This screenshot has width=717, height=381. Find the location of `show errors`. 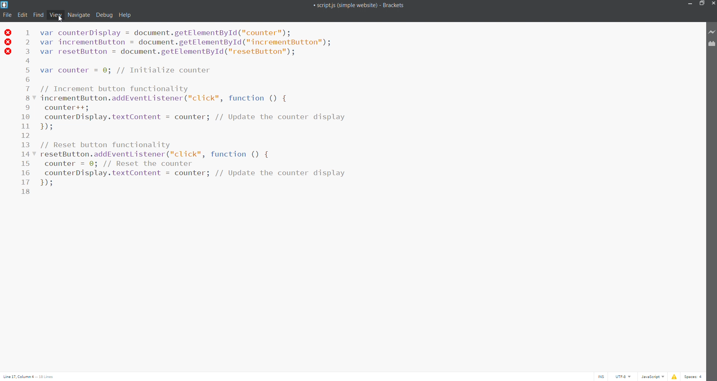

show errors is located at coordinates (675, 377).